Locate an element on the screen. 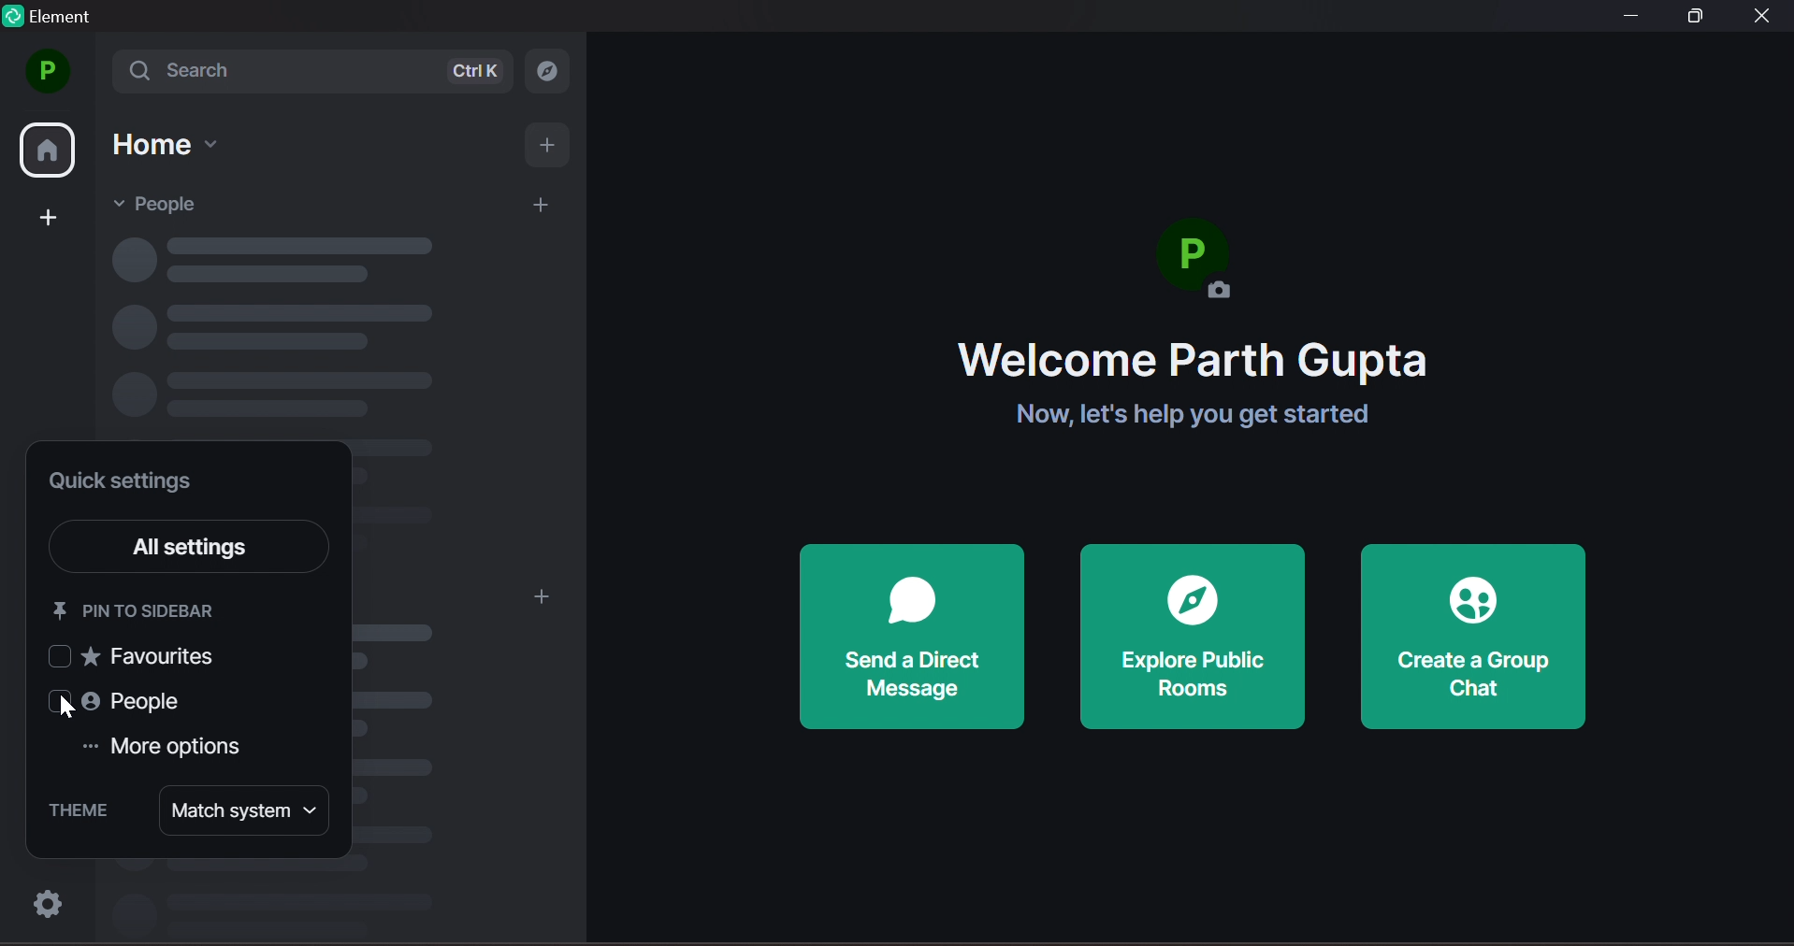 The width and height of the screenshot is (1794, 946). profile is located at coordinates (1204, 267).